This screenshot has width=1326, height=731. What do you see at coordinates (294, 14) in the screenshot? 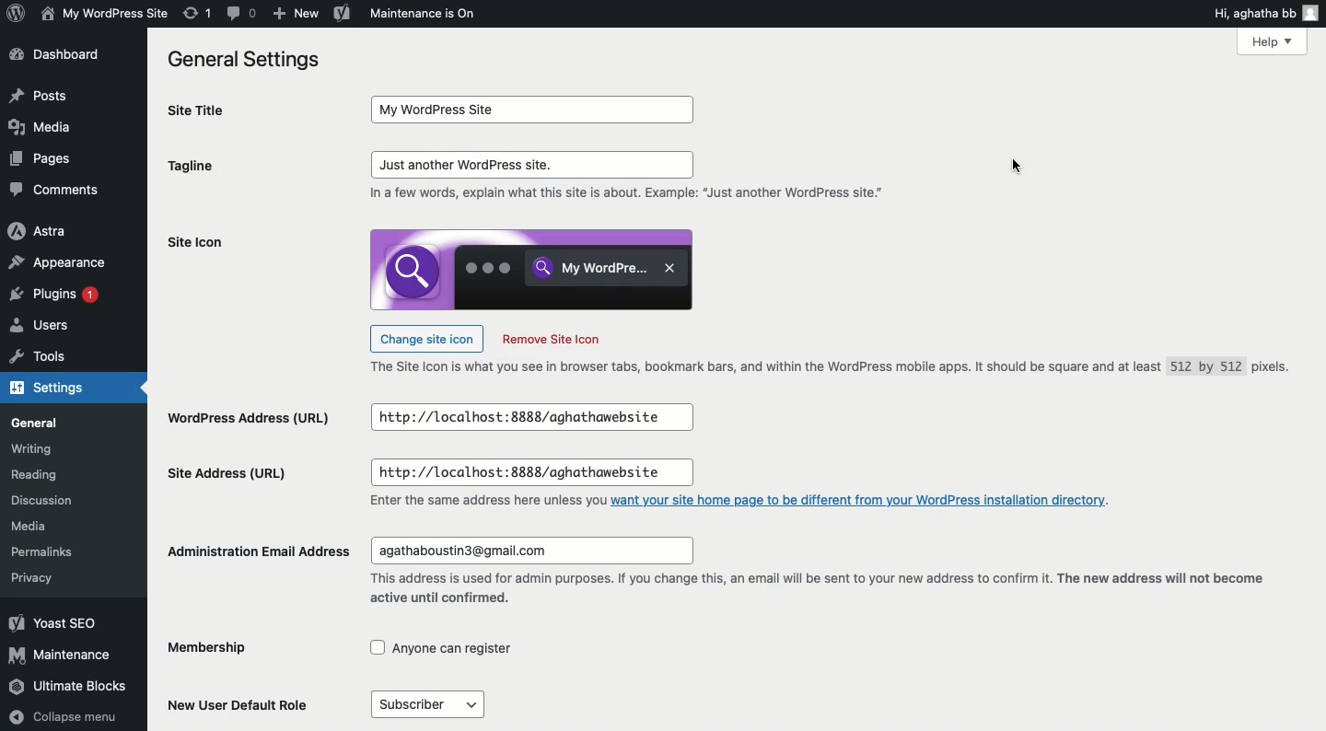
I see `New` at bounding box center [294, 14].